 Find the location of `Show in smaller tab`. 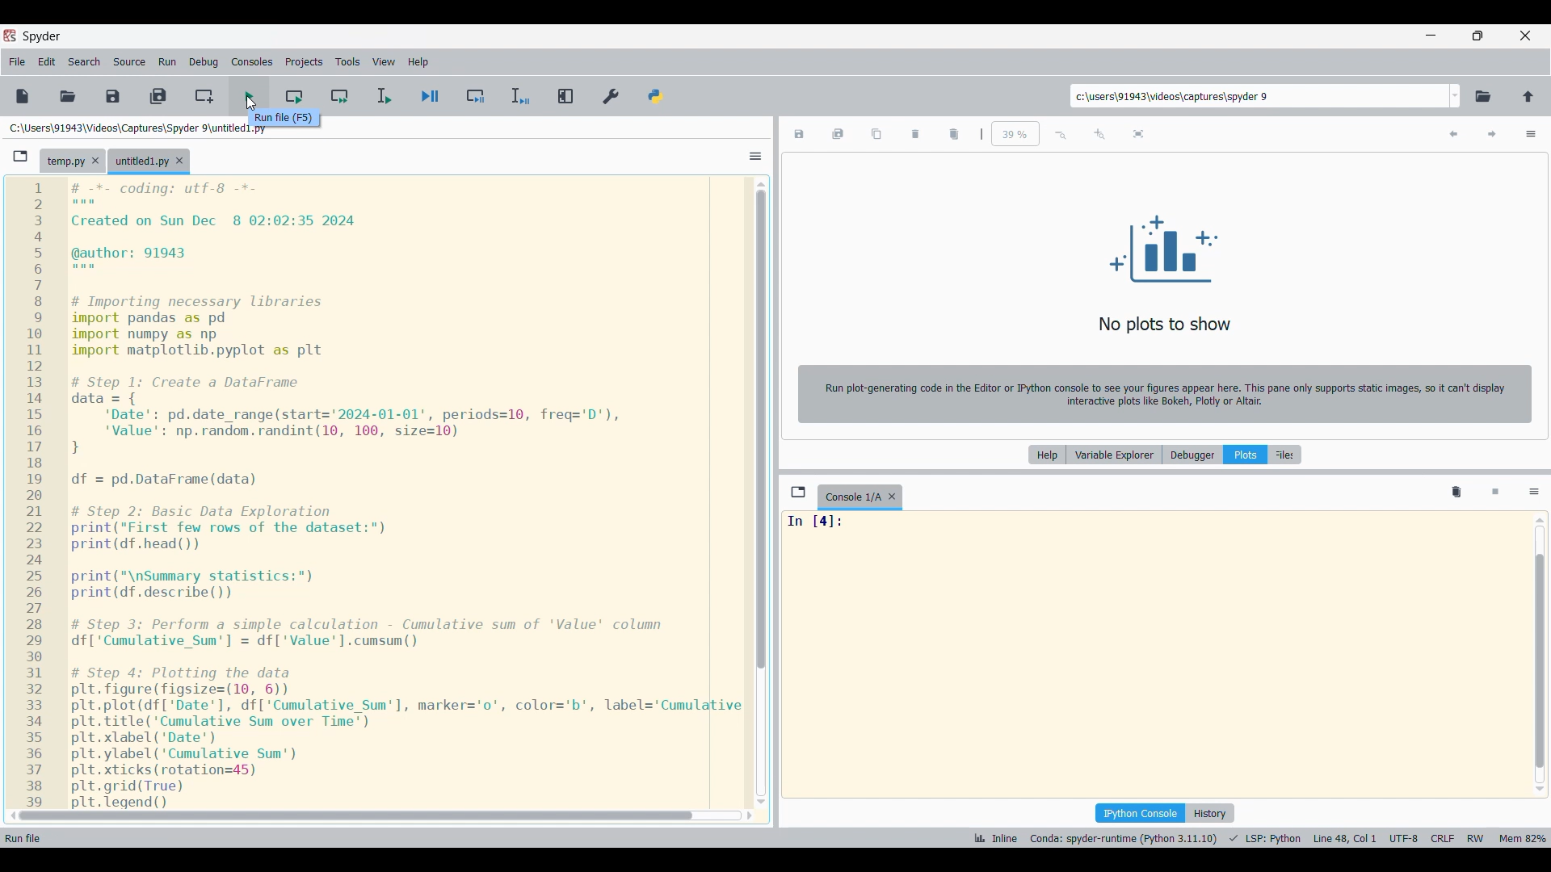

Show in smaller tab is located at coordinates (1478, 36).